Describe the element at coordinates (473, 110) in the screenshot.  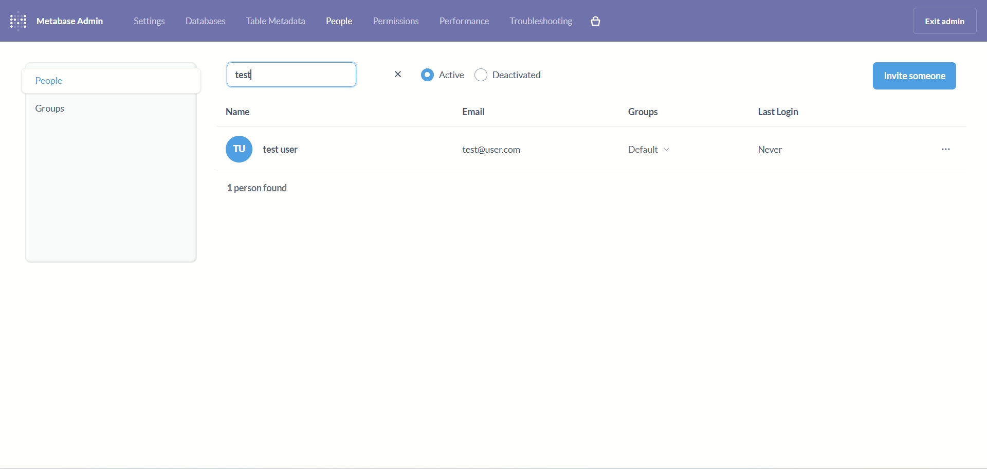
I see `Email` at that location.